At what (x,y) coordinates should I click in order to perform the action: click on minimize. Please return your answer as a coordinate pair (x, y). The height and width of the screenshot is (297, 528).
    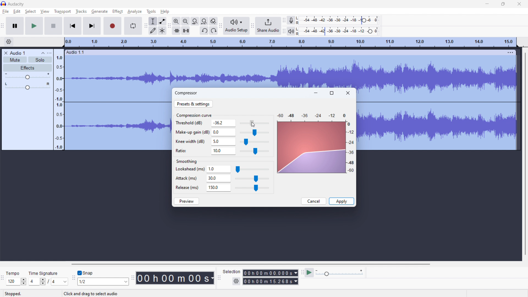
    Looking at the image, I should click on (316, 93).